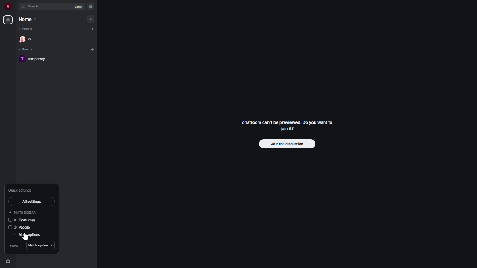 The image size is (477, 268). I want to click on match system, so click(41, 246).